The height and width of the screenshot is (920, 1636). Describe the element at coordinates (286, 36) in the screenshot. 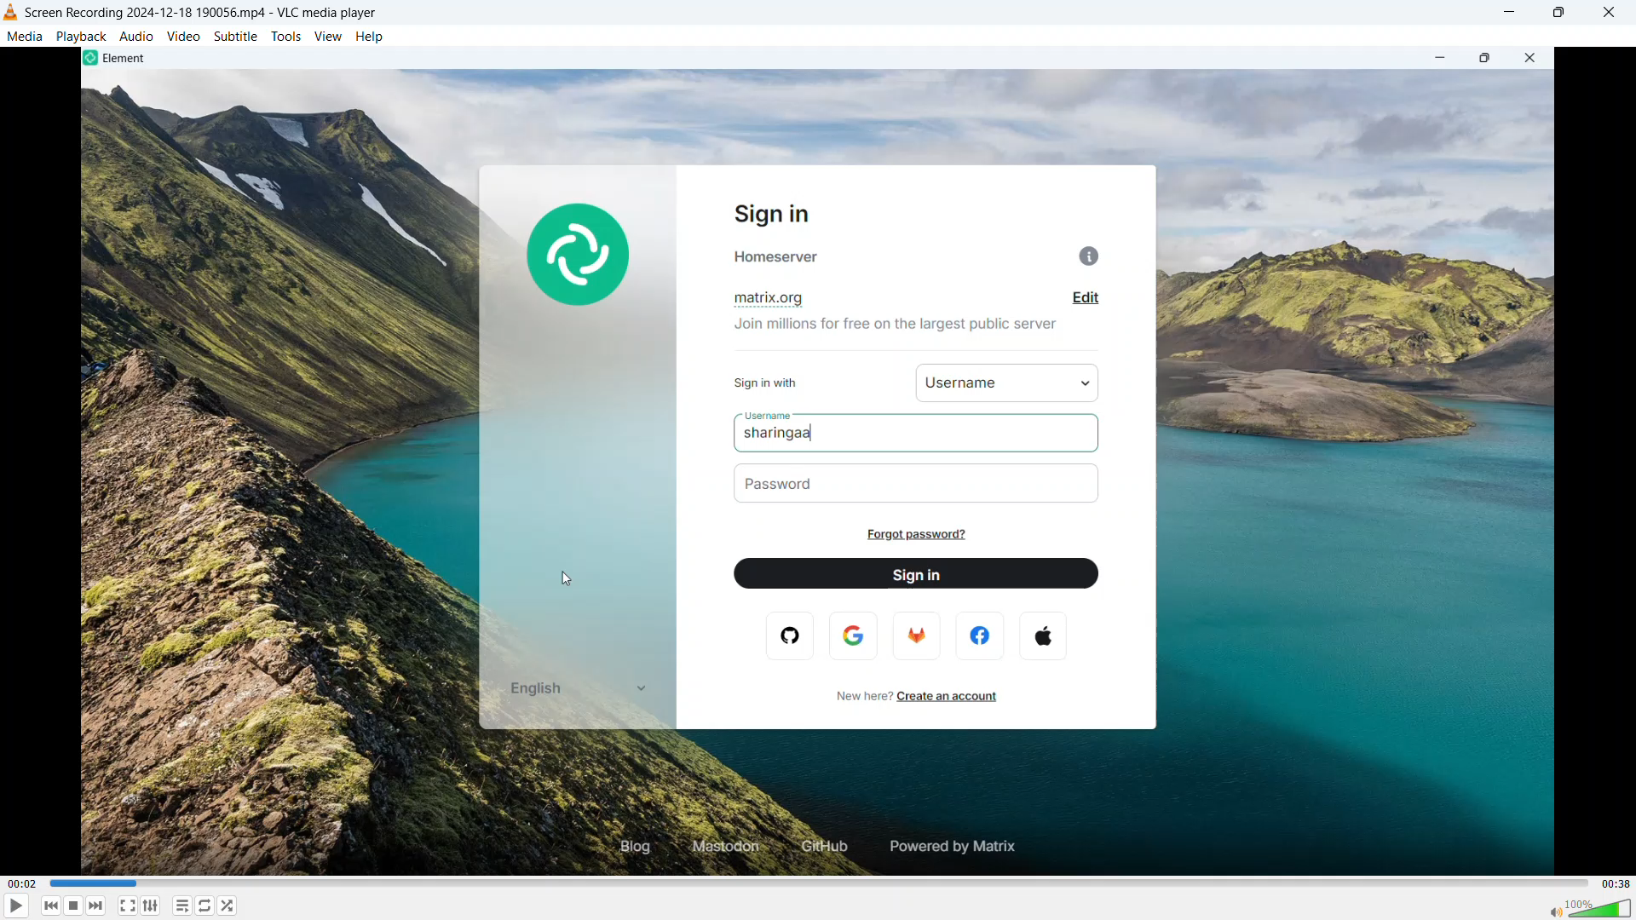

I see `Tools ` at that location.